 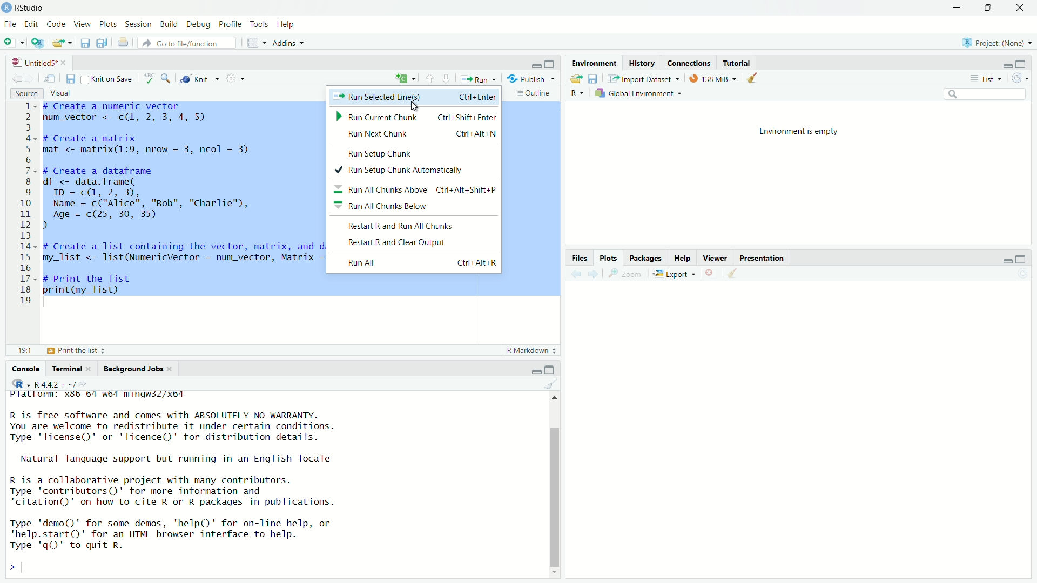 I want to click on List ~, so click(x=987, y=78).